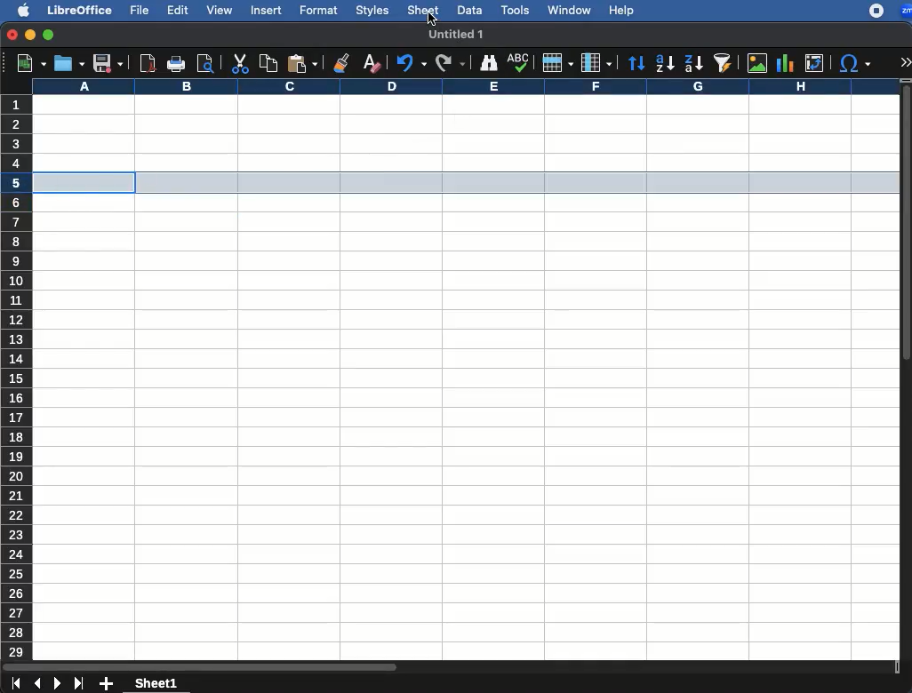 The width and height of the screenshot is (912, 693). I want to click on format, so click(319, 11).